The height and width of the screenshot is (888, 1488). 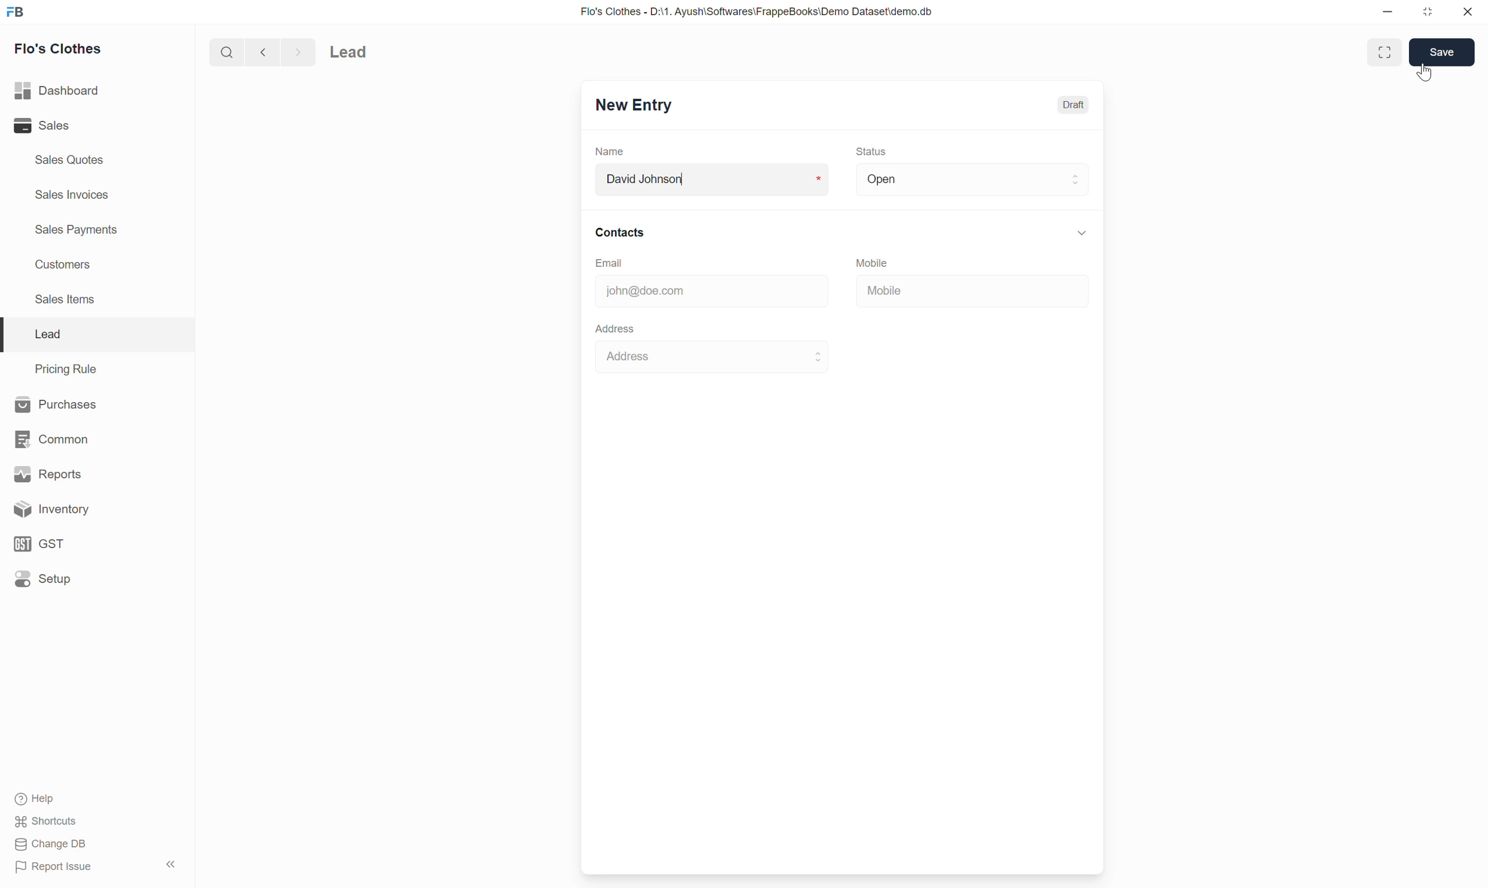 I want to click on  Reports, so click(x=44, y=473).